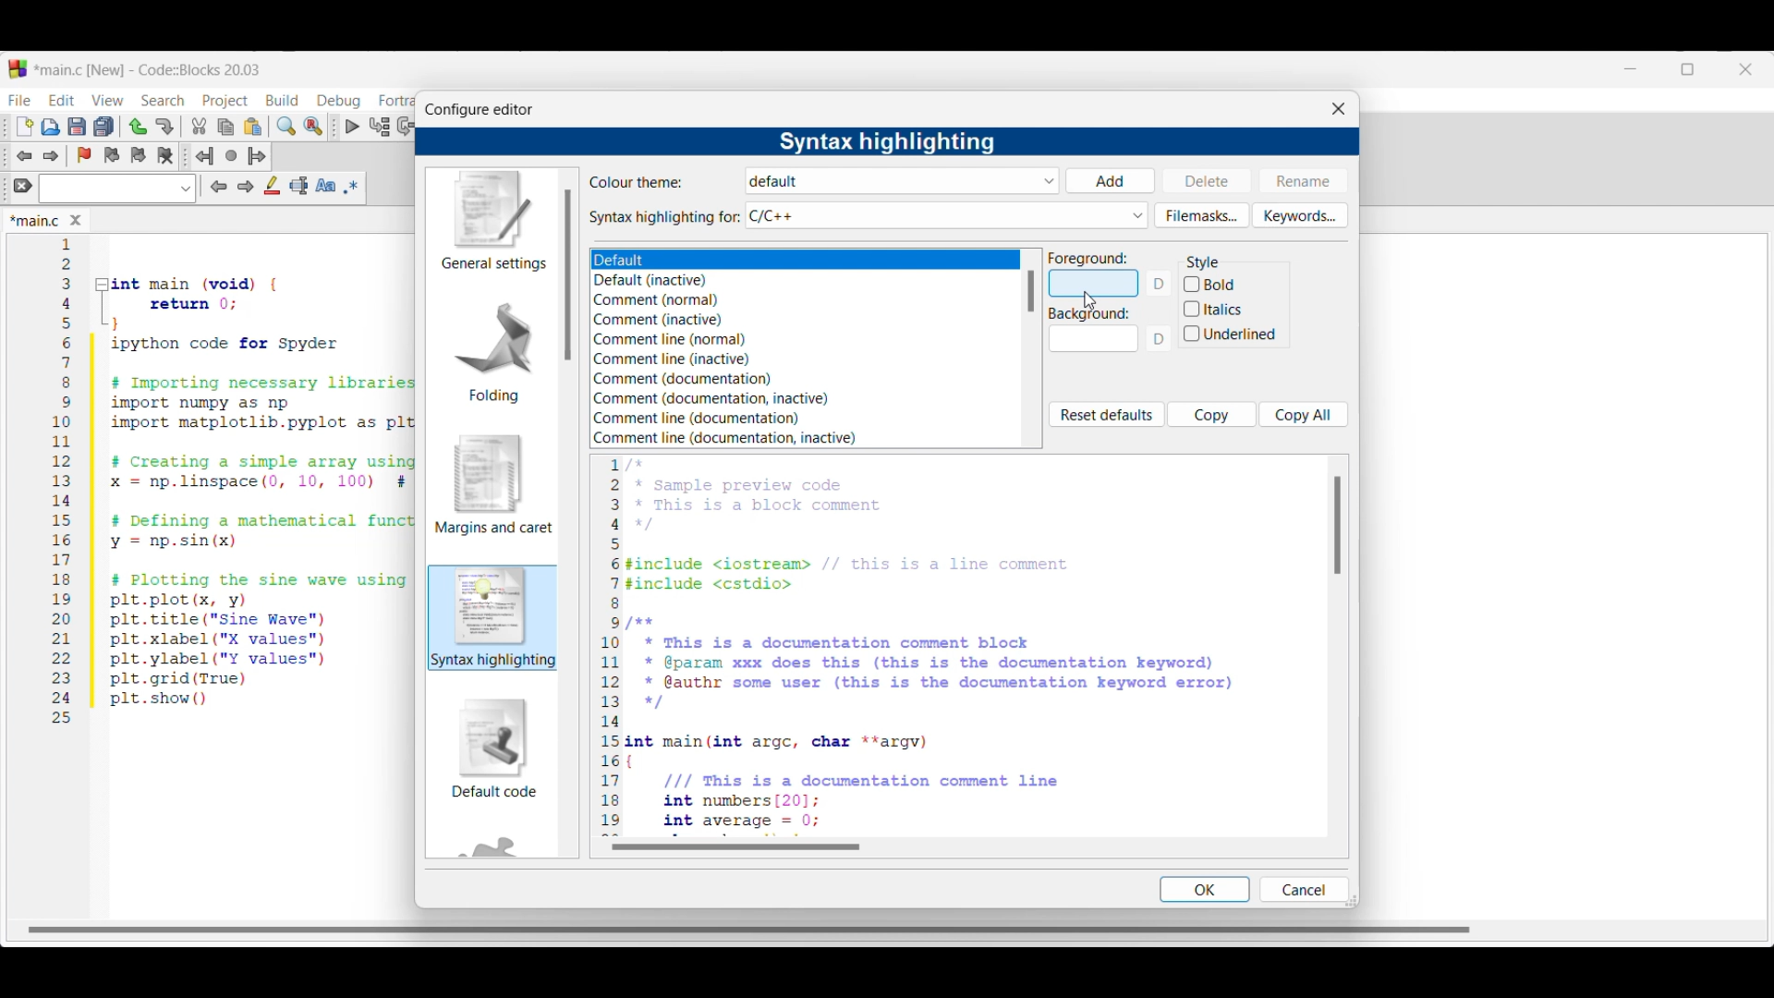  Describe the element at coordinates (25, 127) in the screenshot. I see `New file` at that location.